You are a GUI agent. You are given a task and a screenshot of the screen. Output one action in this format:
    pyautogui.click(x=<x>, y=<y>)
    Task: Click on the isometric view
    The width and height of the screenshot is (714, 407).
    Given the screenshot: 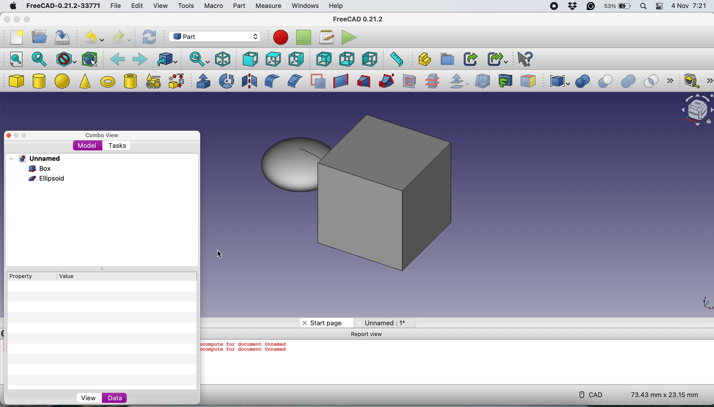 What is the action you would take?
    pyautogui.click(x=223, y=59)
    